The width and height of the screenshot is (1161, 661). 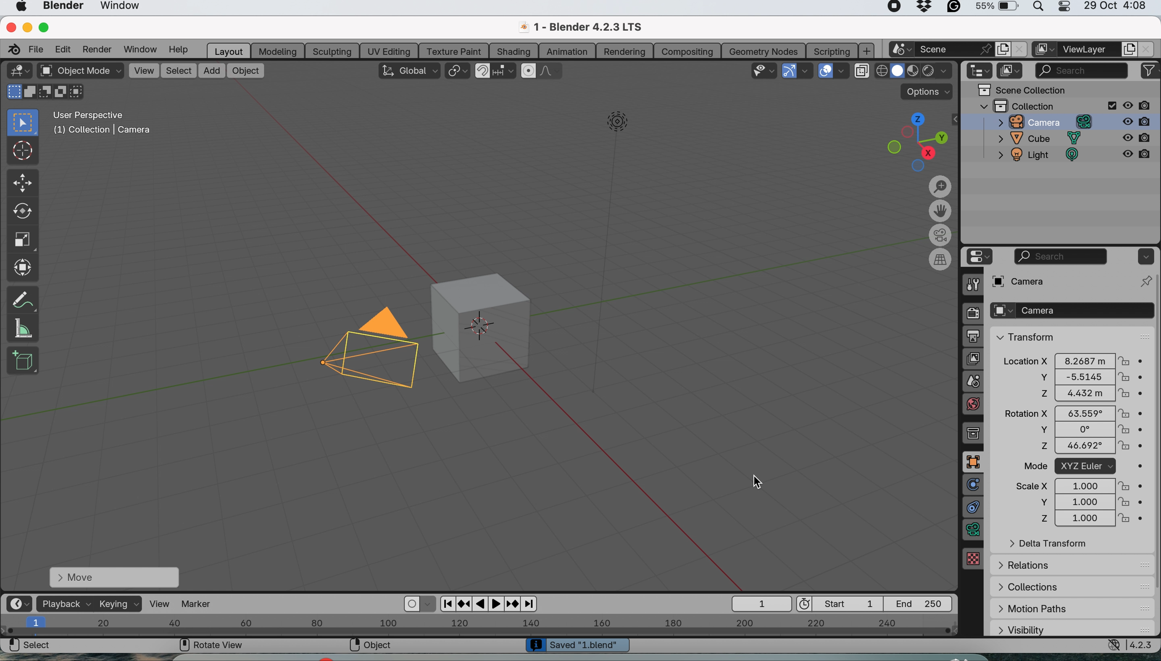 What do you see at coordinates (826, 71) in the screenshot?
I see `show overlays` at bounding box center [826, 71].